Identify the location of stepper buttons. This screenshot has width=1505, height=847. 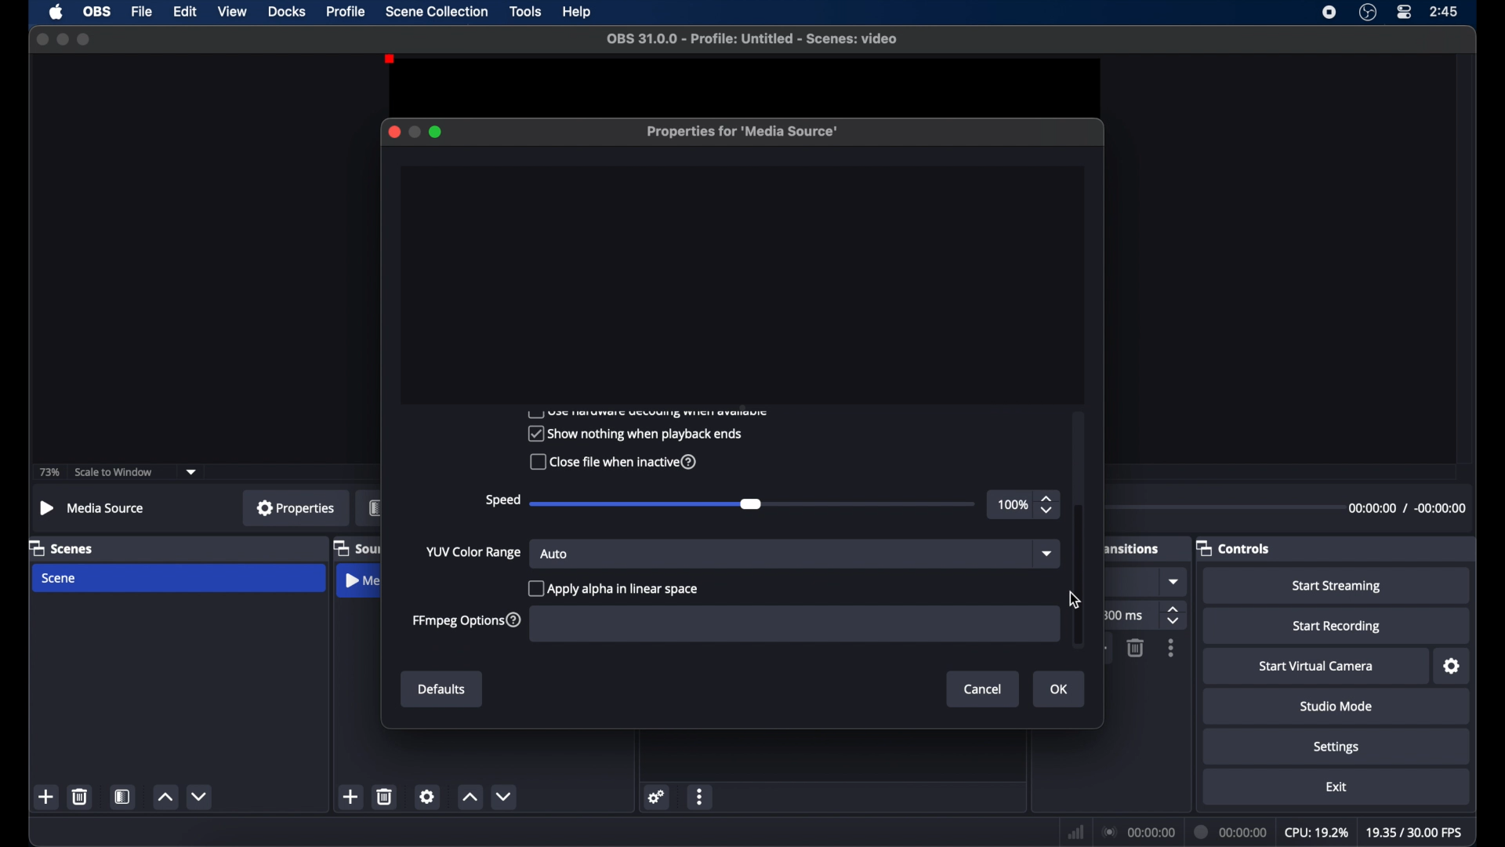
(1175, 616).